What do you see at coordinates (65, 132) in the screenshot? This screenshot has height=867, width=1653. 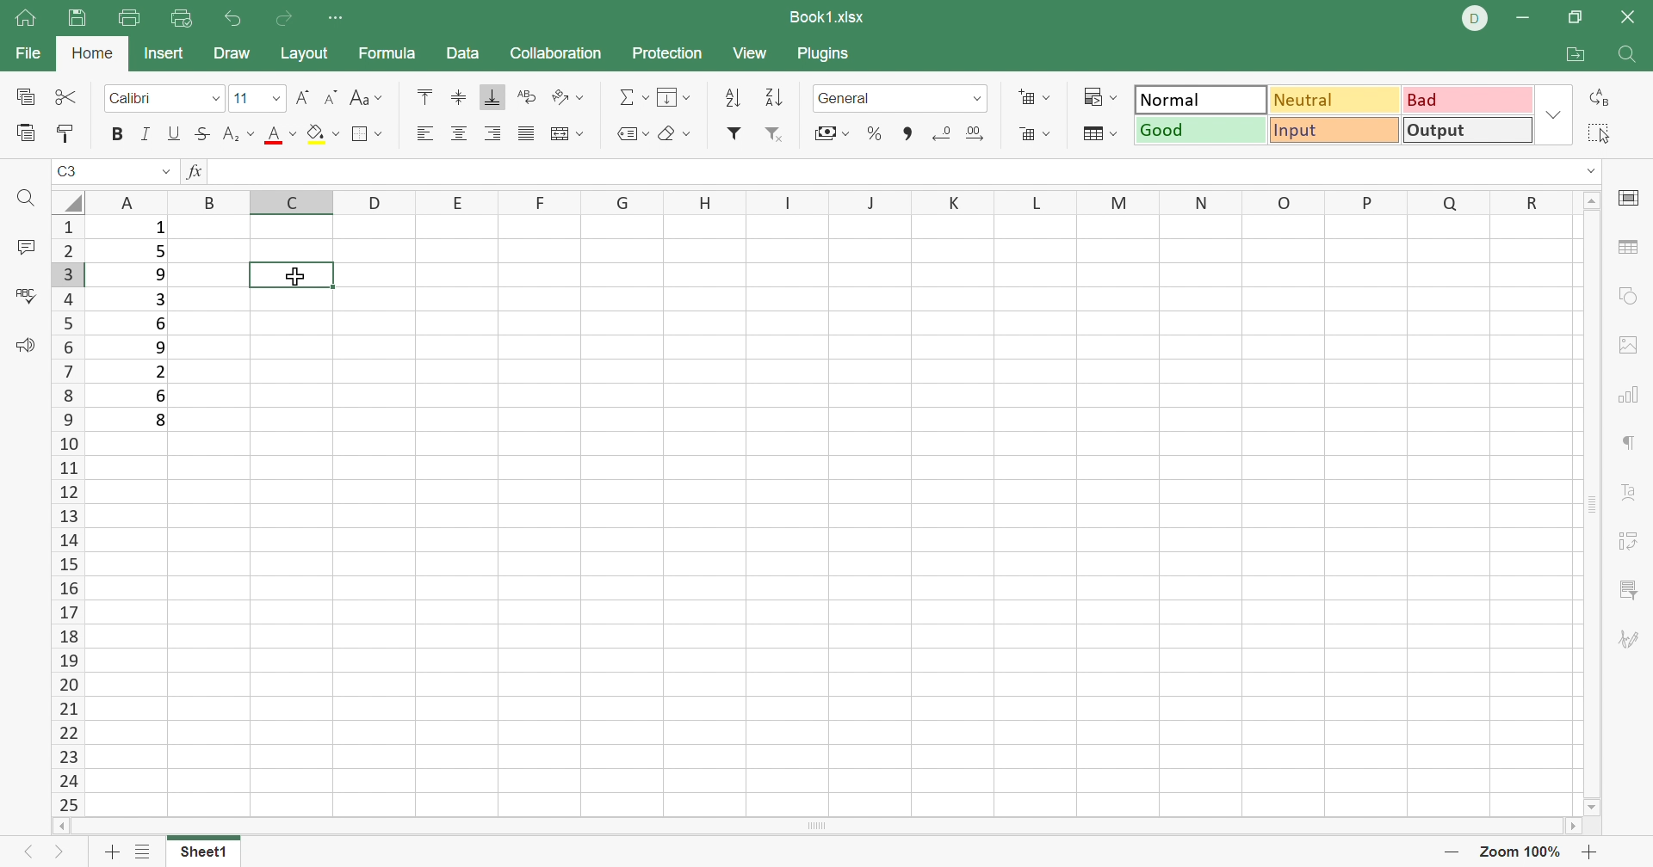 I see `Copy style` at bounding box center [65, 132].